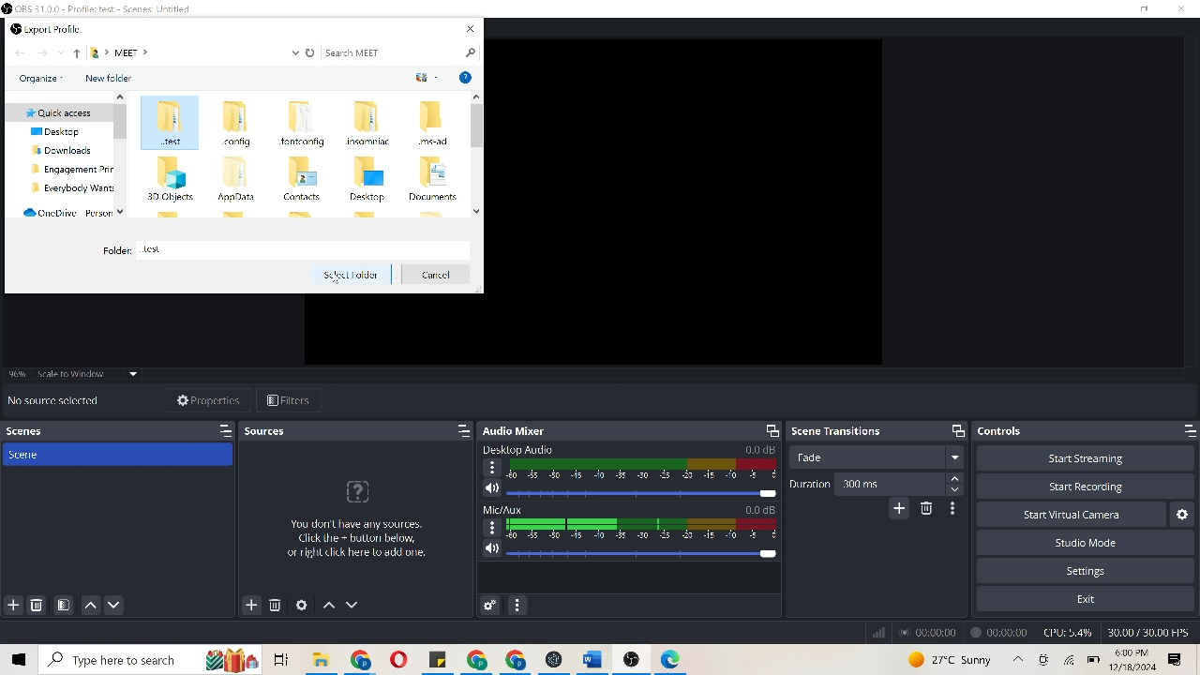 The height and width of the screenshot is (675, 1200). I want to click on Close, so click(469, 28).